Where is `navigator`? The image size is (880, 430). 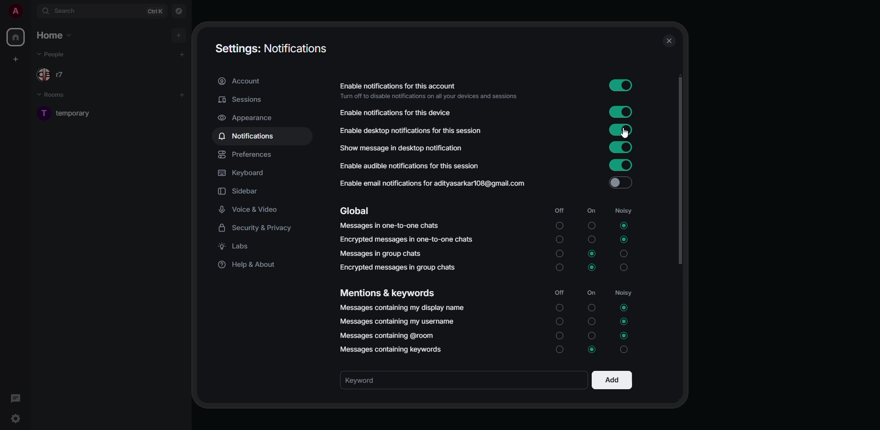
navigator is located at coordinates (179, 12).